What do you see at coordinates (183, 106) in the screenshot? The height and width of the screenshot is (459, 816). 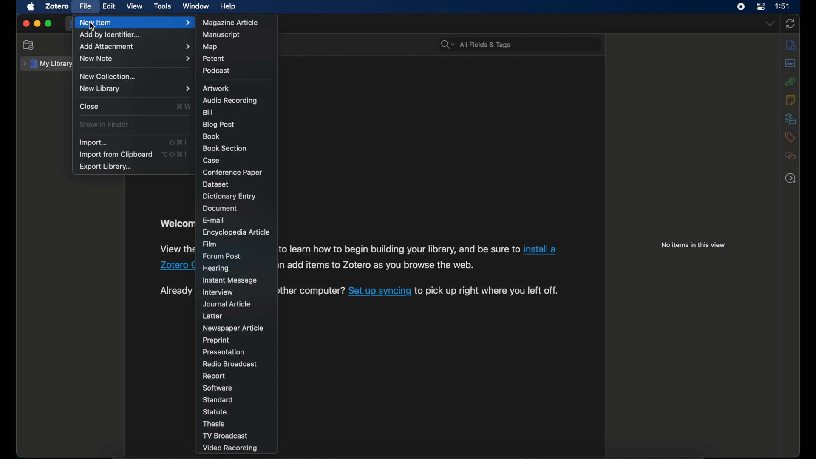 I see `command + W` at bounding box center [183, 106].